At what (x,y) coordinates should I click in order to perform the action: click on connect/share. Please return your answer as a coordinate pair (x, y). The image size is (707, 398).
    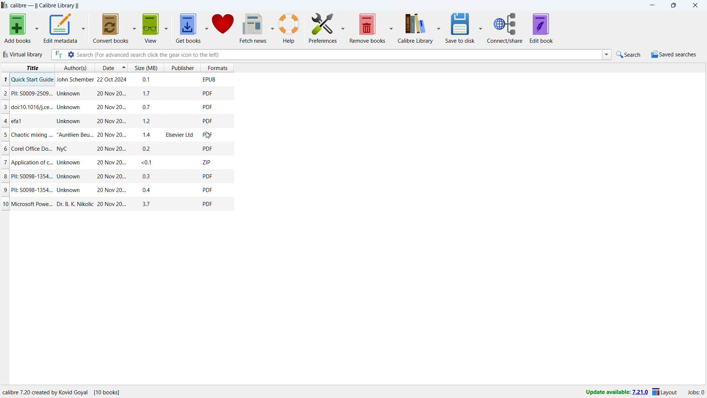
    Looking at the image, I should click on (505, 28).